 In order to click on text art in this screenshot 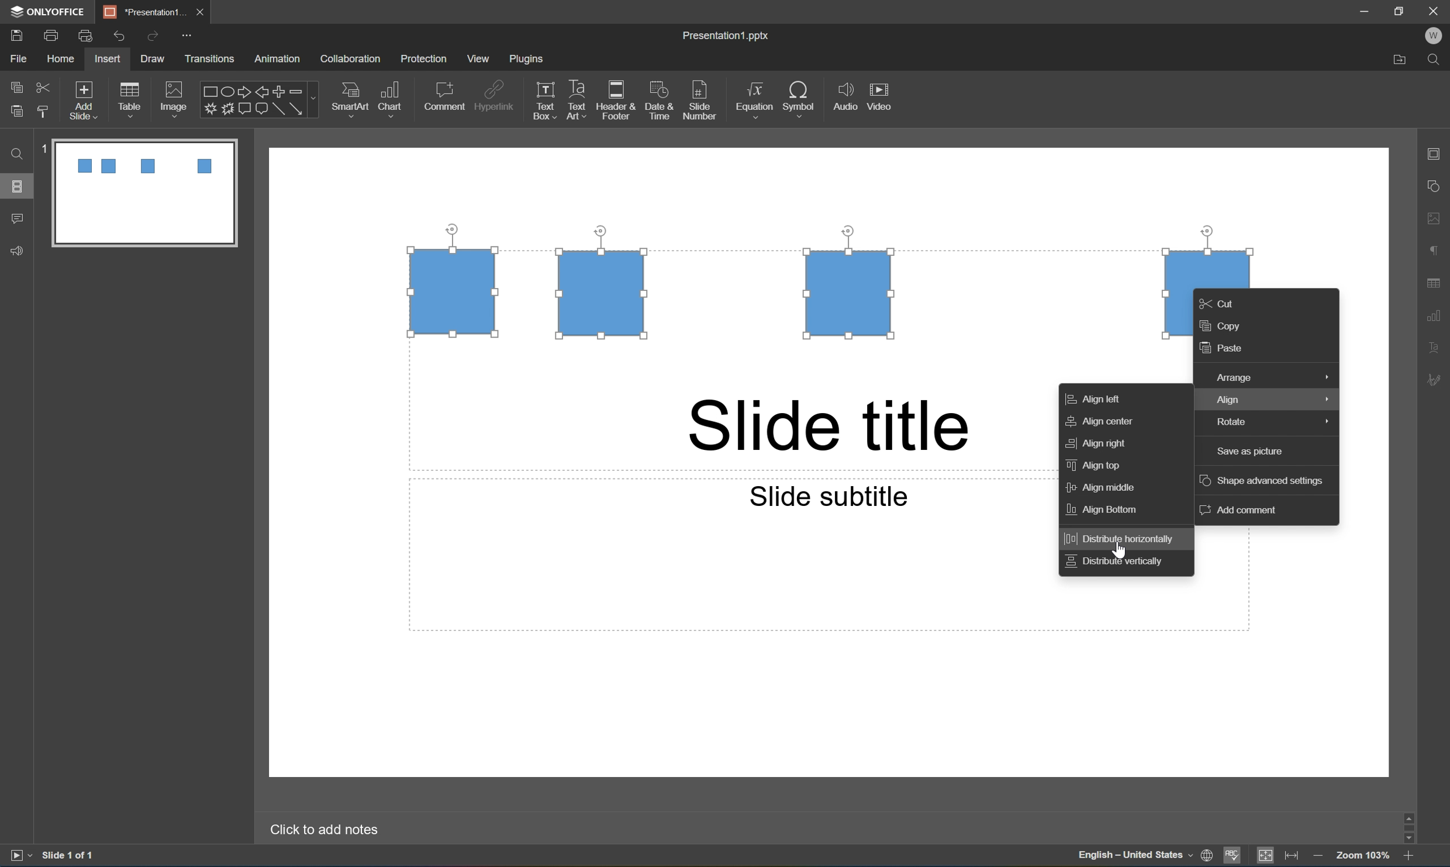, I will do `click(574, 101)`.